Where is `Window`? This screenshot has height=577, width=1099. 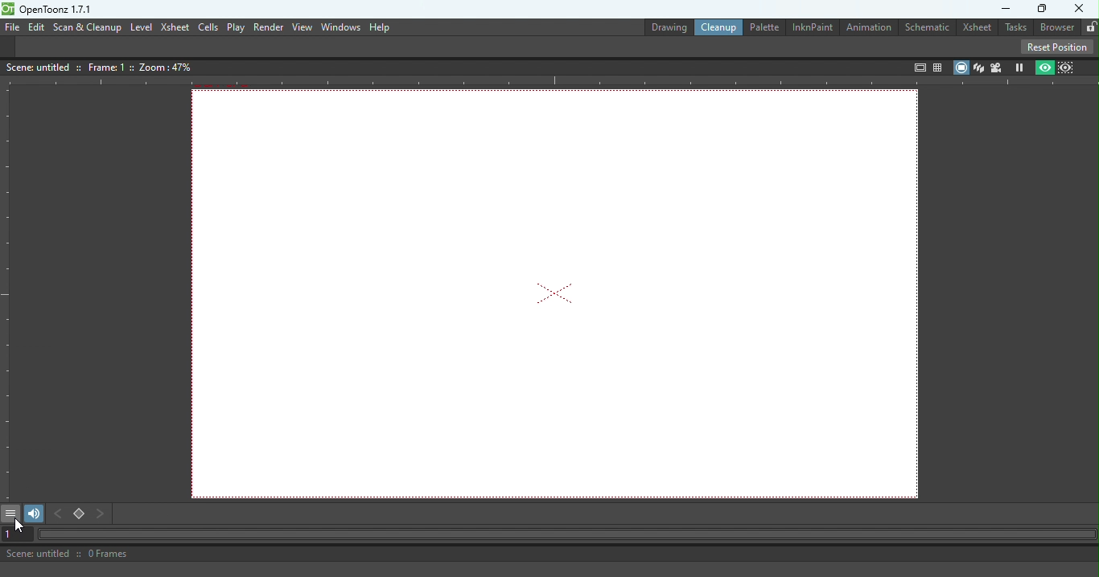 Window is located at coordinates (339, 27).